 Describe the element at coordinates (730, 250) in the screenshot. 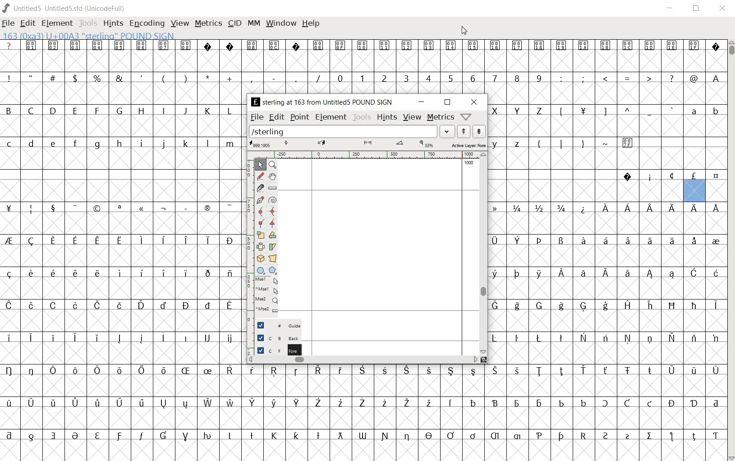

I see `SCROLLBAR` at that location.